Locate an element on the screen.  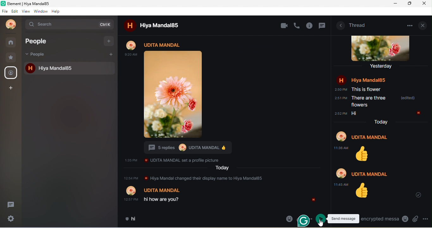
create a space is located at coordinates (11, 88).